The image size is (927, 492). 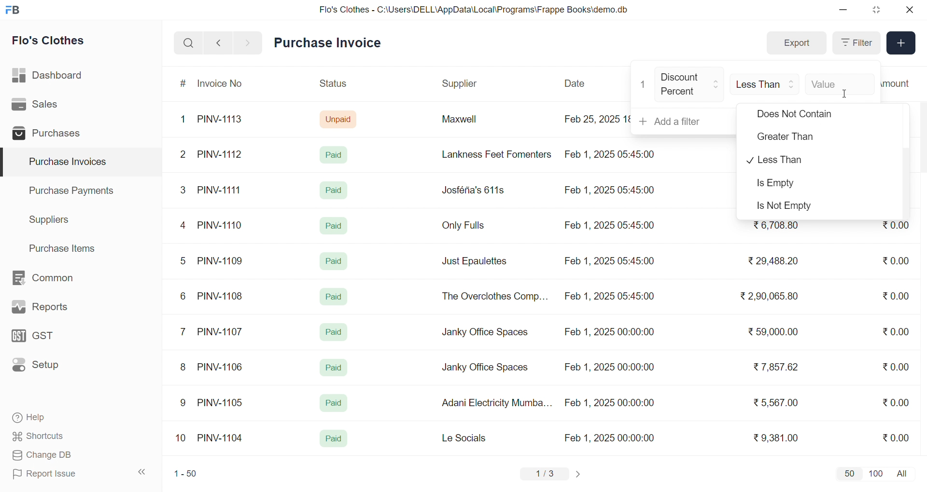 What do you see at coordinates (339, 119) in the screenshot?
I see `Unpaid` at bounding box center [339, 119].